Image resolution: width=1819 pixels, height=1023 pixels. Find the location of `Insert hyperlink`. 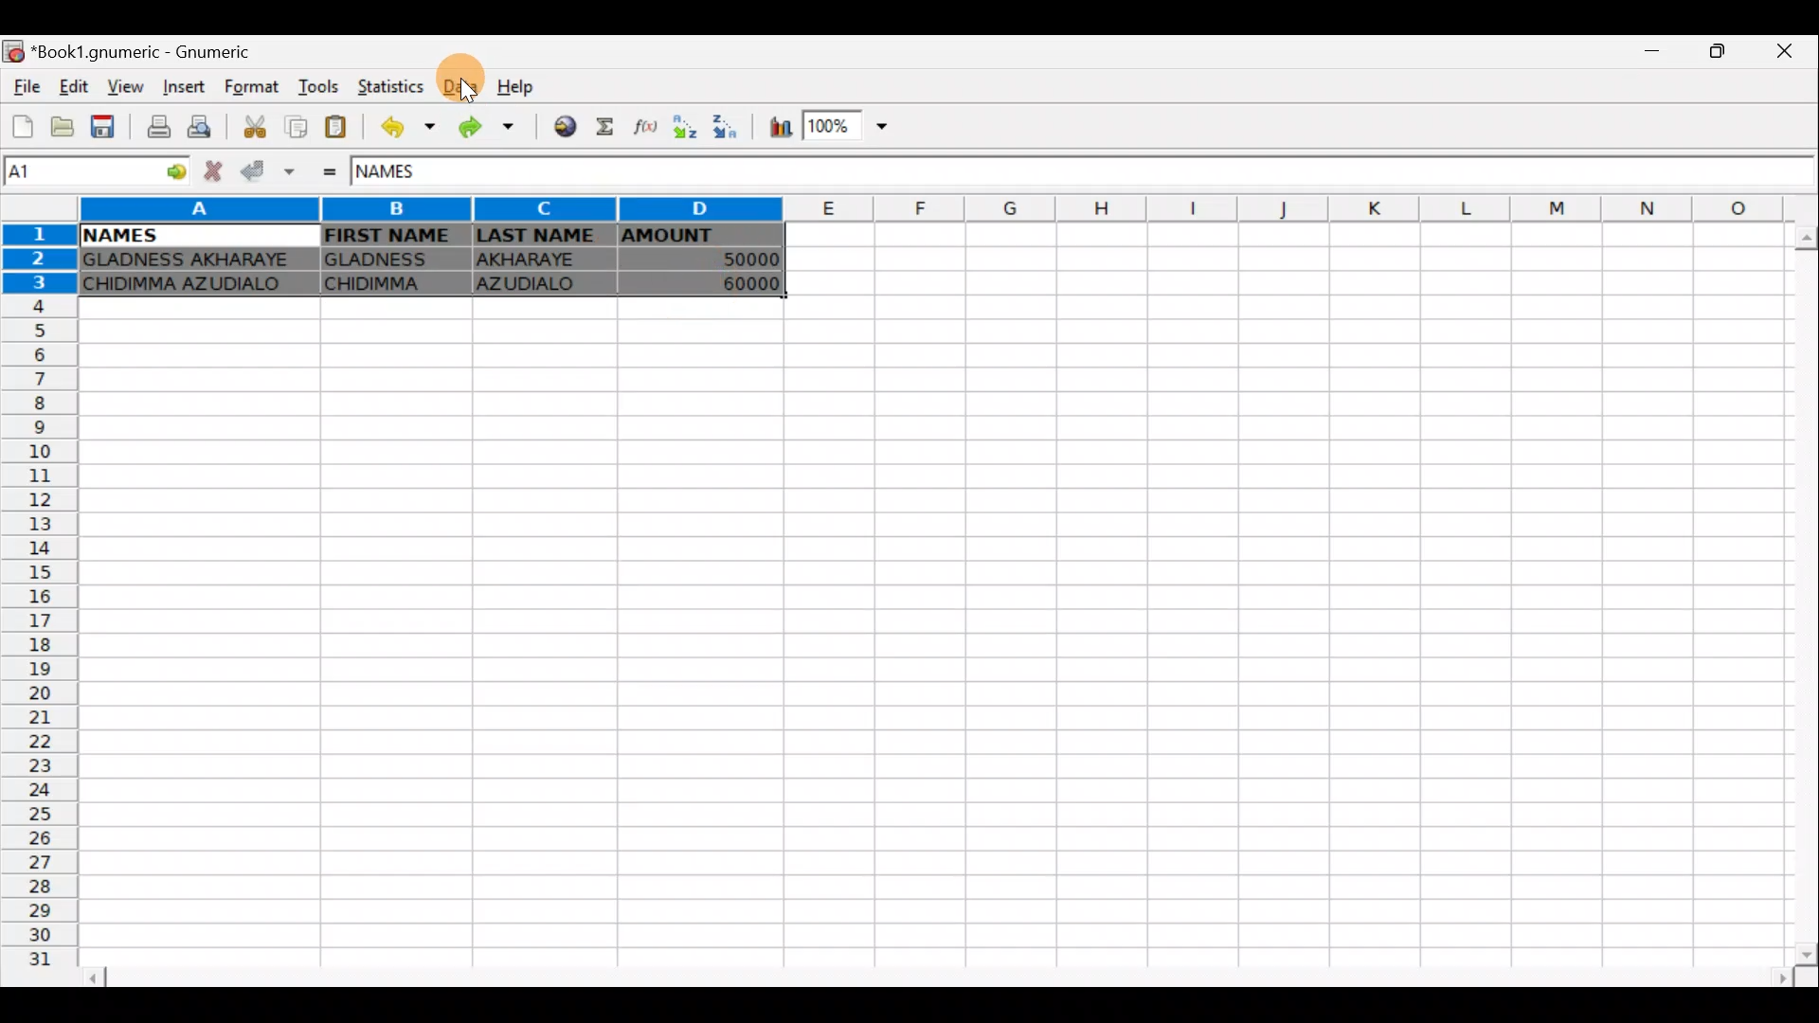

Insert hyperlink is located at coordinates (567, 125).